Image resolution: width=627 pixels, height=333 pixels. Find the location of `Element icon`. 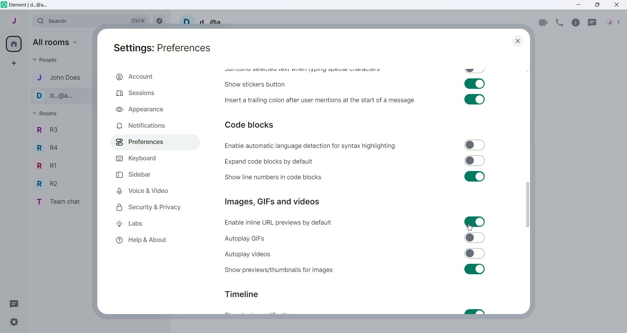

Element icon is located at coordinates (4, 5).